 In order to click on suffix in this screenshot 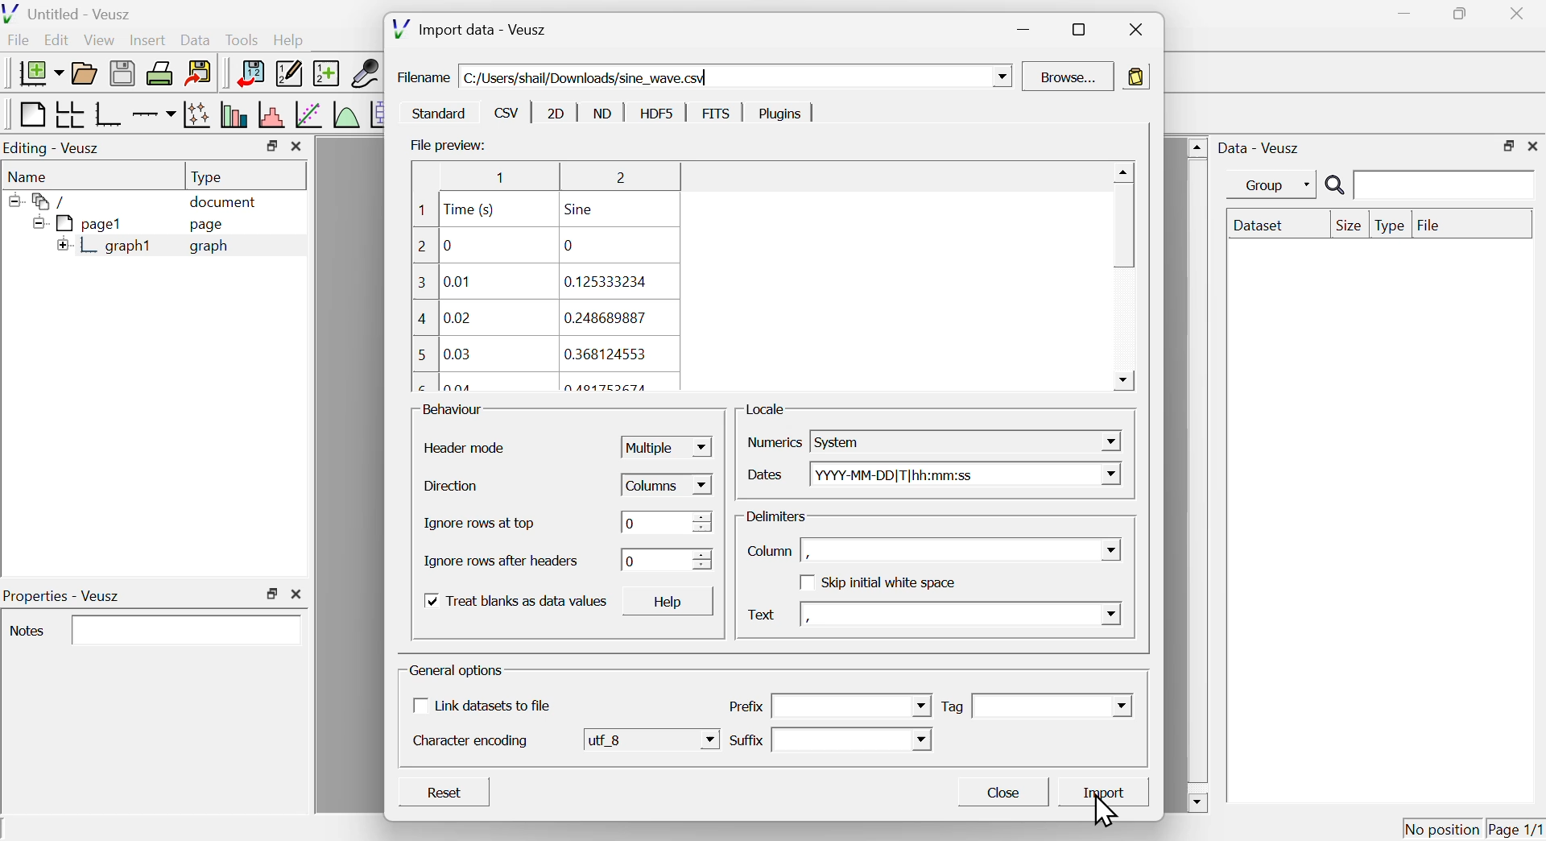, I will do `click(746, 740)`.